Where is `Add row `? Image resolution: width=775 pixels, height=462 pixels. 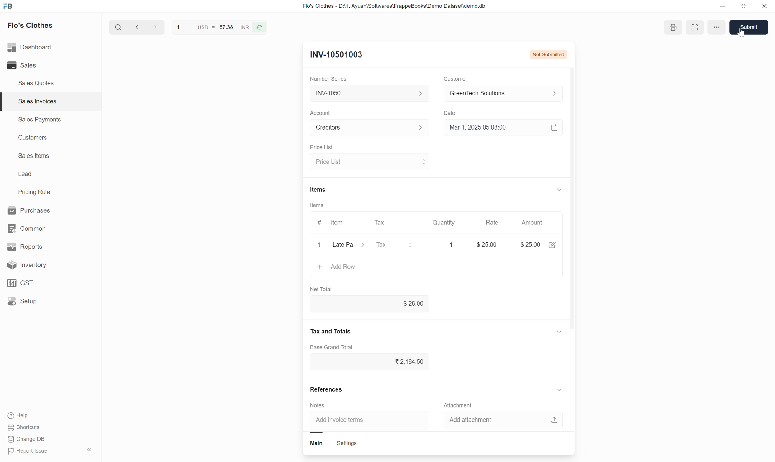 Add row  is located at coordinates (344, 266).